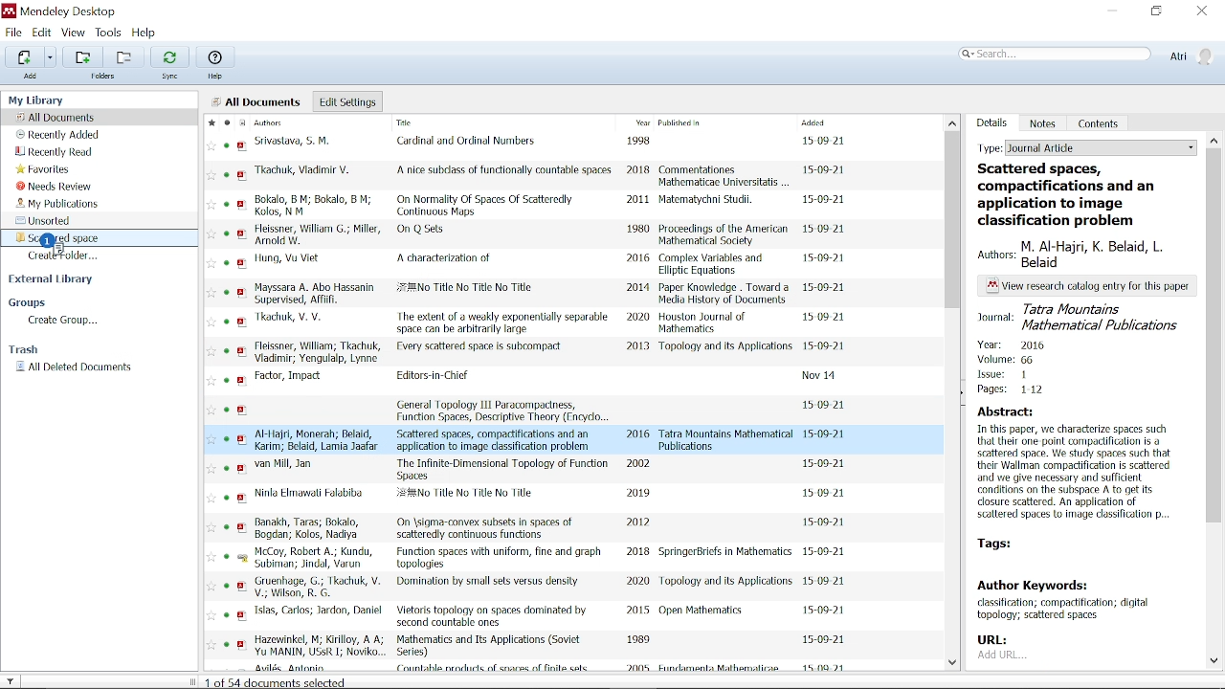 This screenshot has width=1225, height=689. I want to click on title, so click(501, 558).